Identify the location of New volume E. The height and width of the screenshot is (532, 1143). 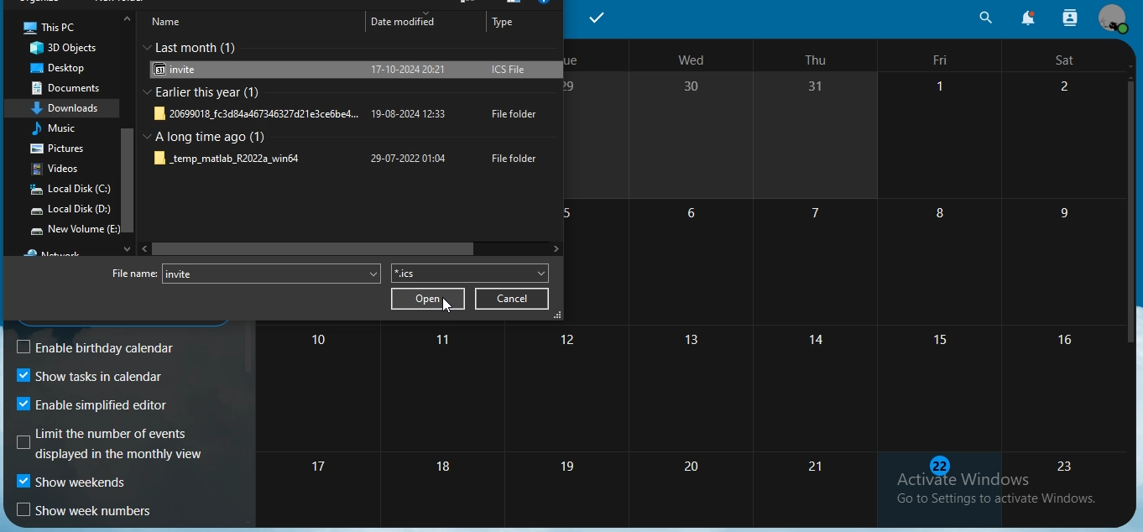
(75, 230).